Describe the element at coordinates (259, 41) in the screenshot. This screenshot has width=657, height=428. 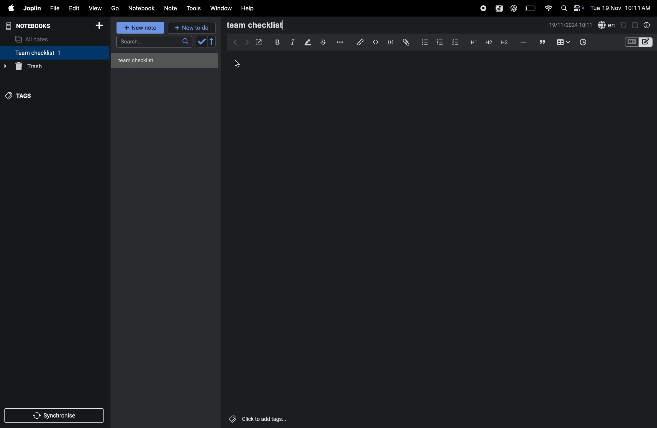
I see `open window` at that location.